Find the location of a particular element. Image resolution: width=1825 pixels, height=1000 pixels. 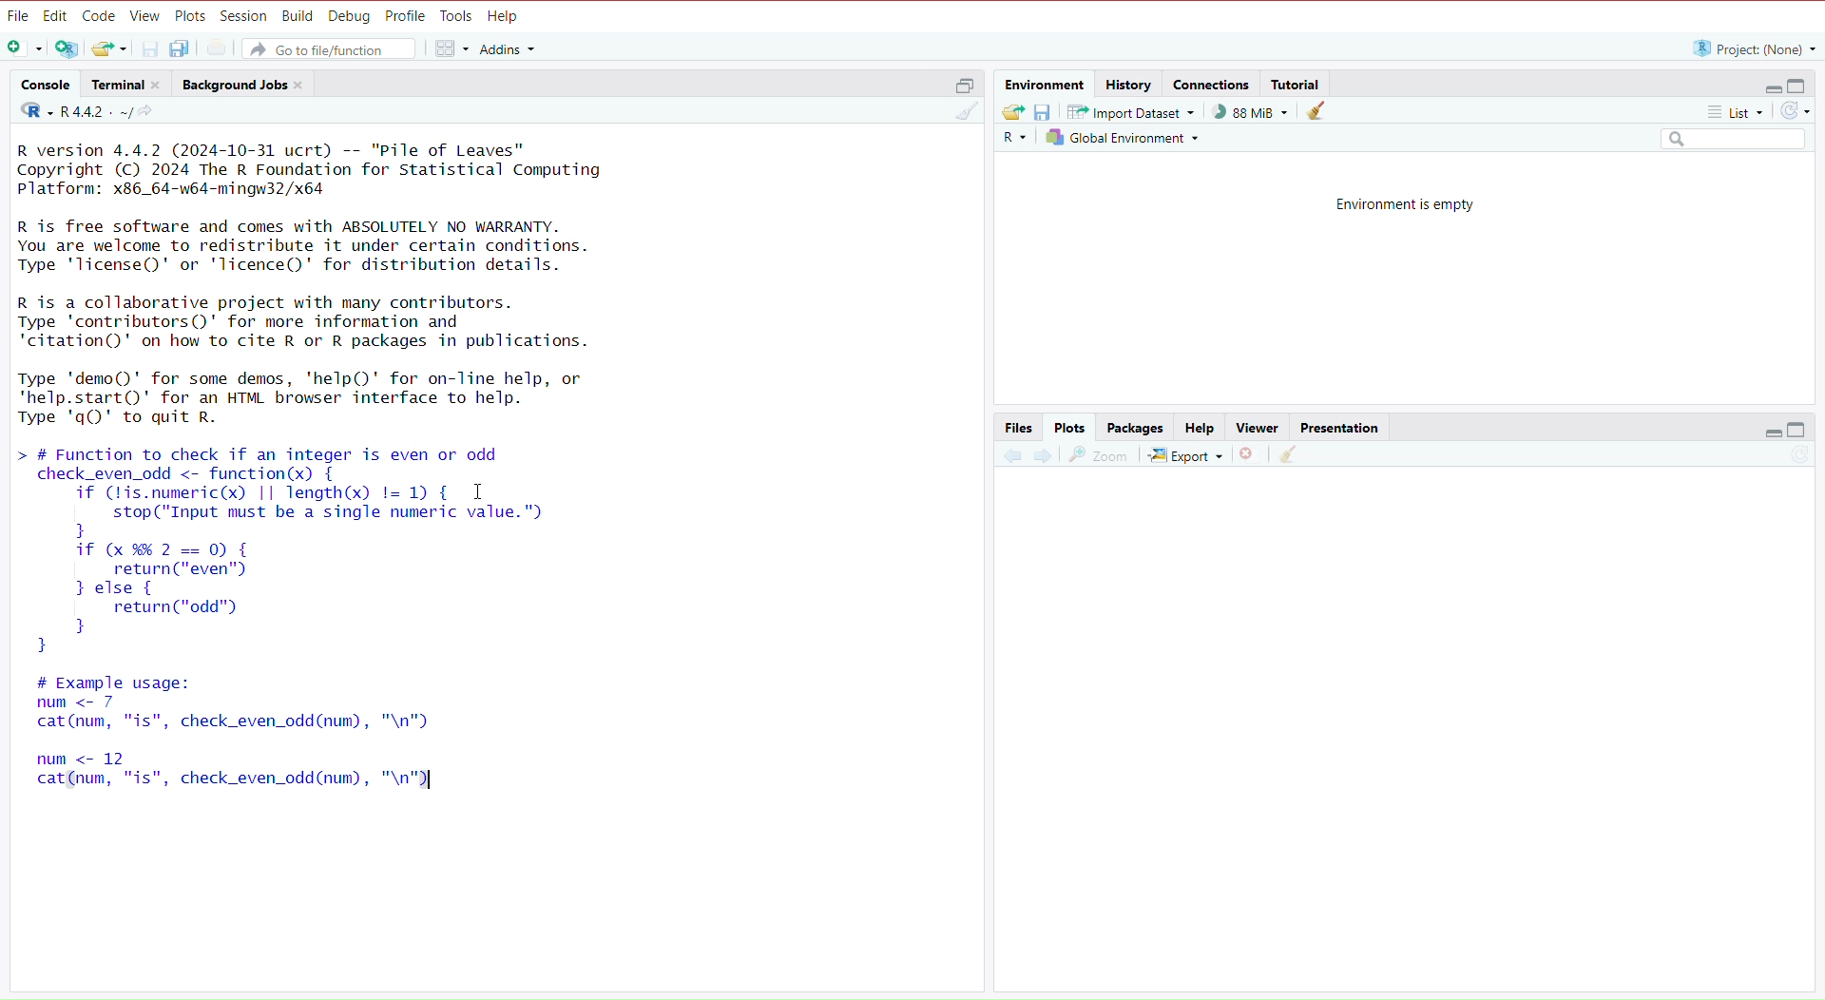

refresh current plot is located at coordinates (1790, 459).